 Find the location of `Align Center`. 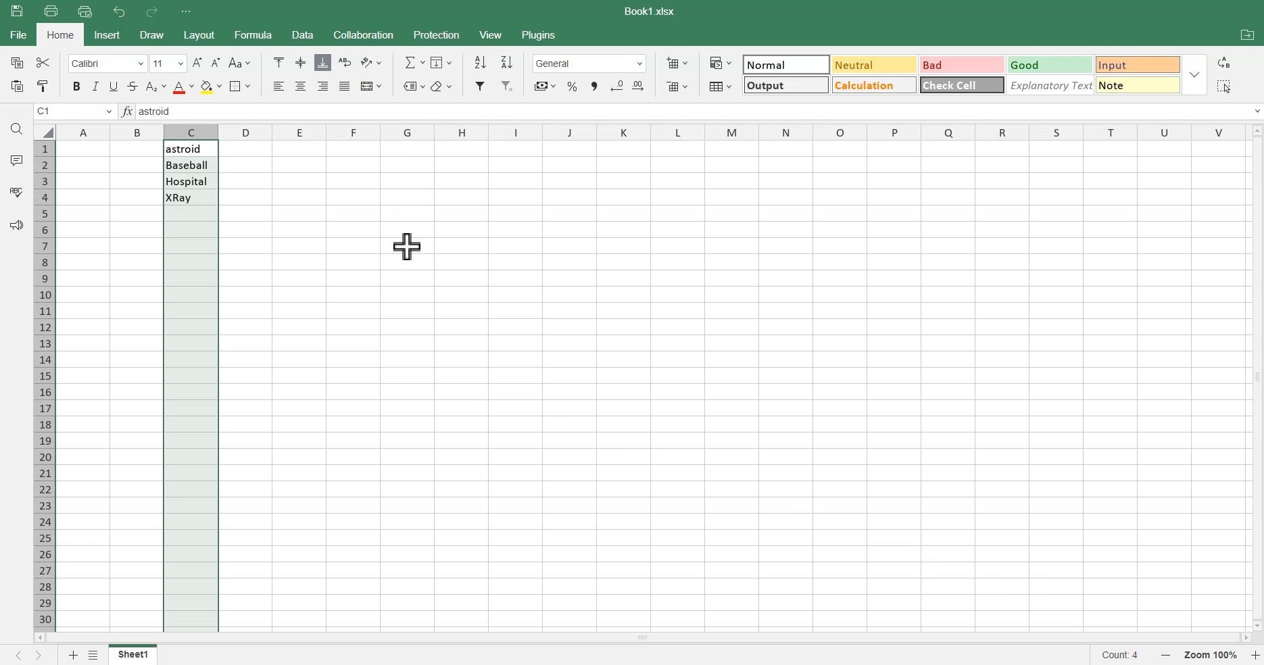

Align Center is located at coordinates (301, 86).